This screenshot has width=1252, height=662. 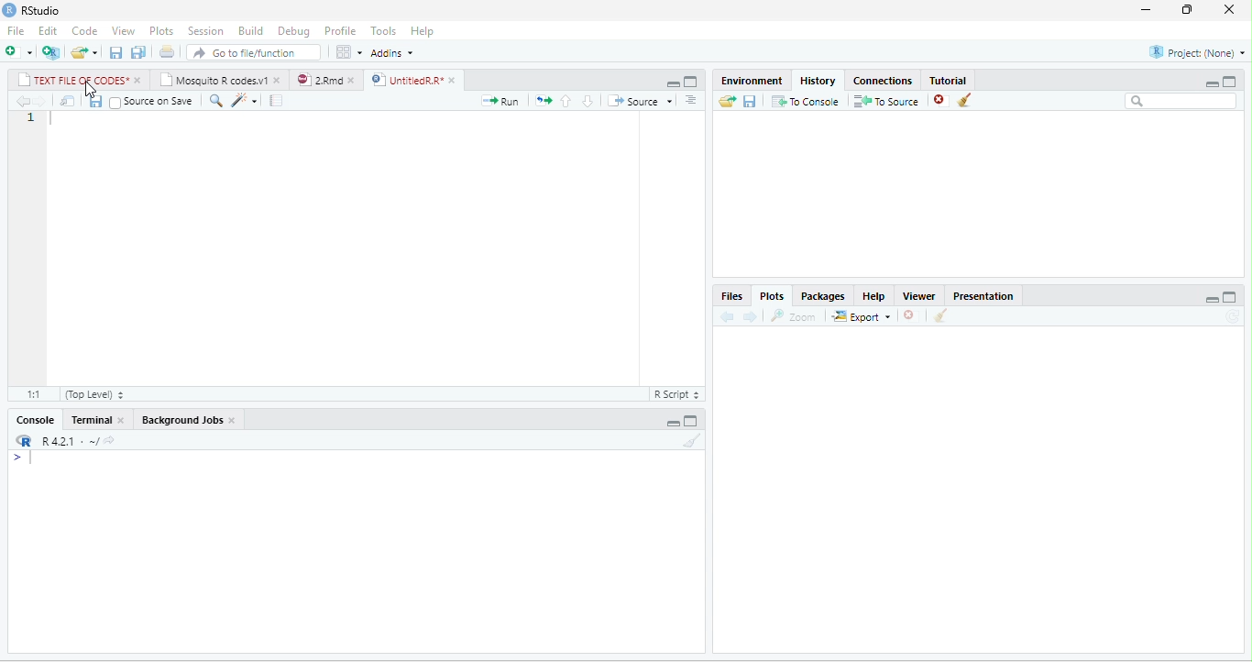 I want to click on TEXT FILE OF CODES, so click(x=72, y=79).